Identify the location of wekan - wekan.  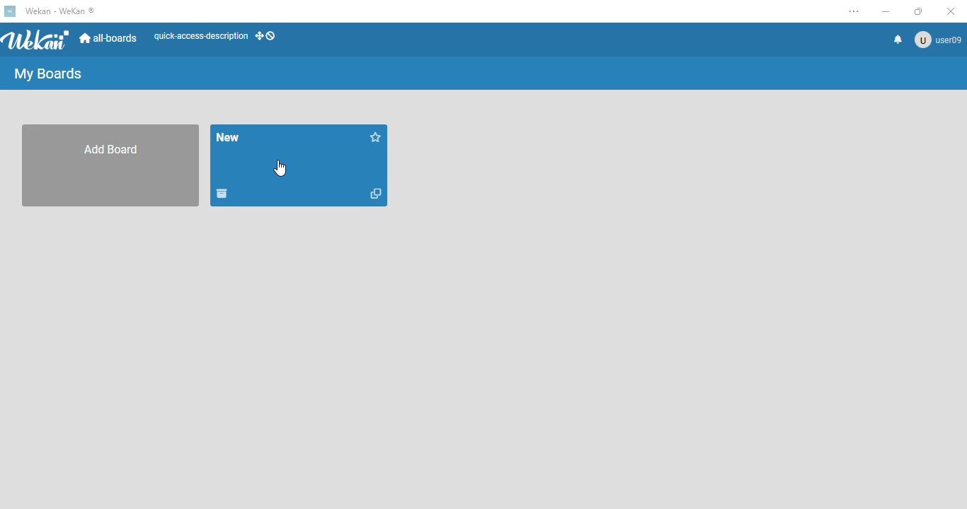
(60, 11).